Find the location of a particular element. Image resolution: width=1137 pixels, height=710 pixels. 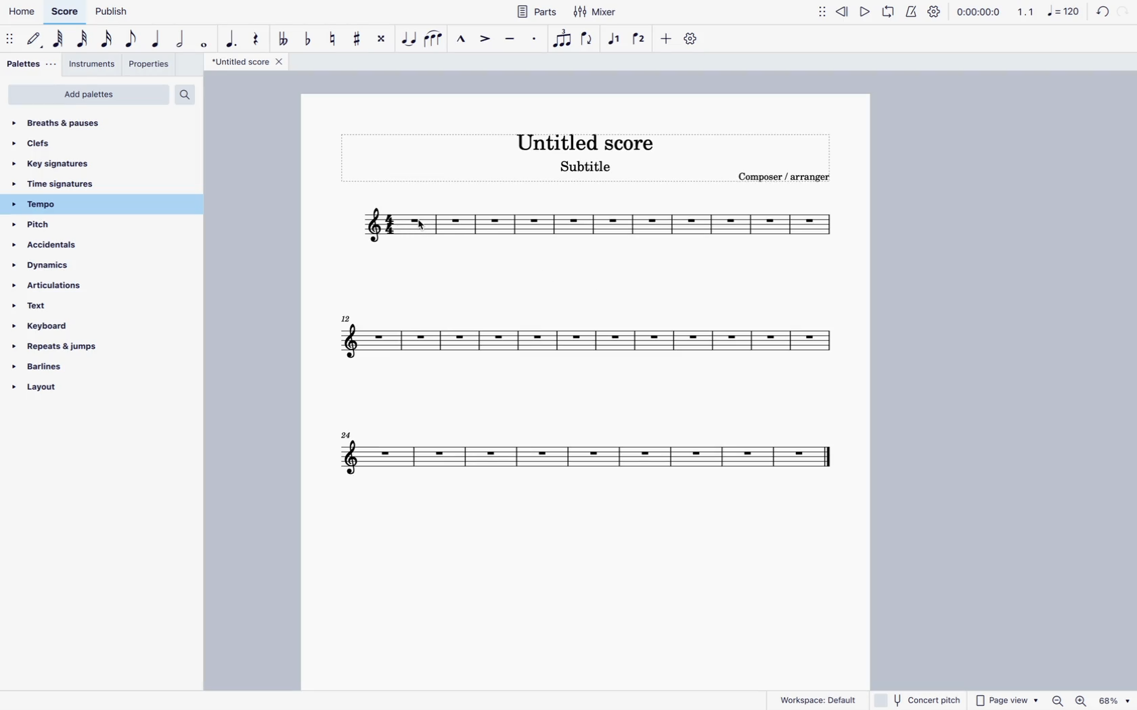

publish is located at coordinates (112, 12).